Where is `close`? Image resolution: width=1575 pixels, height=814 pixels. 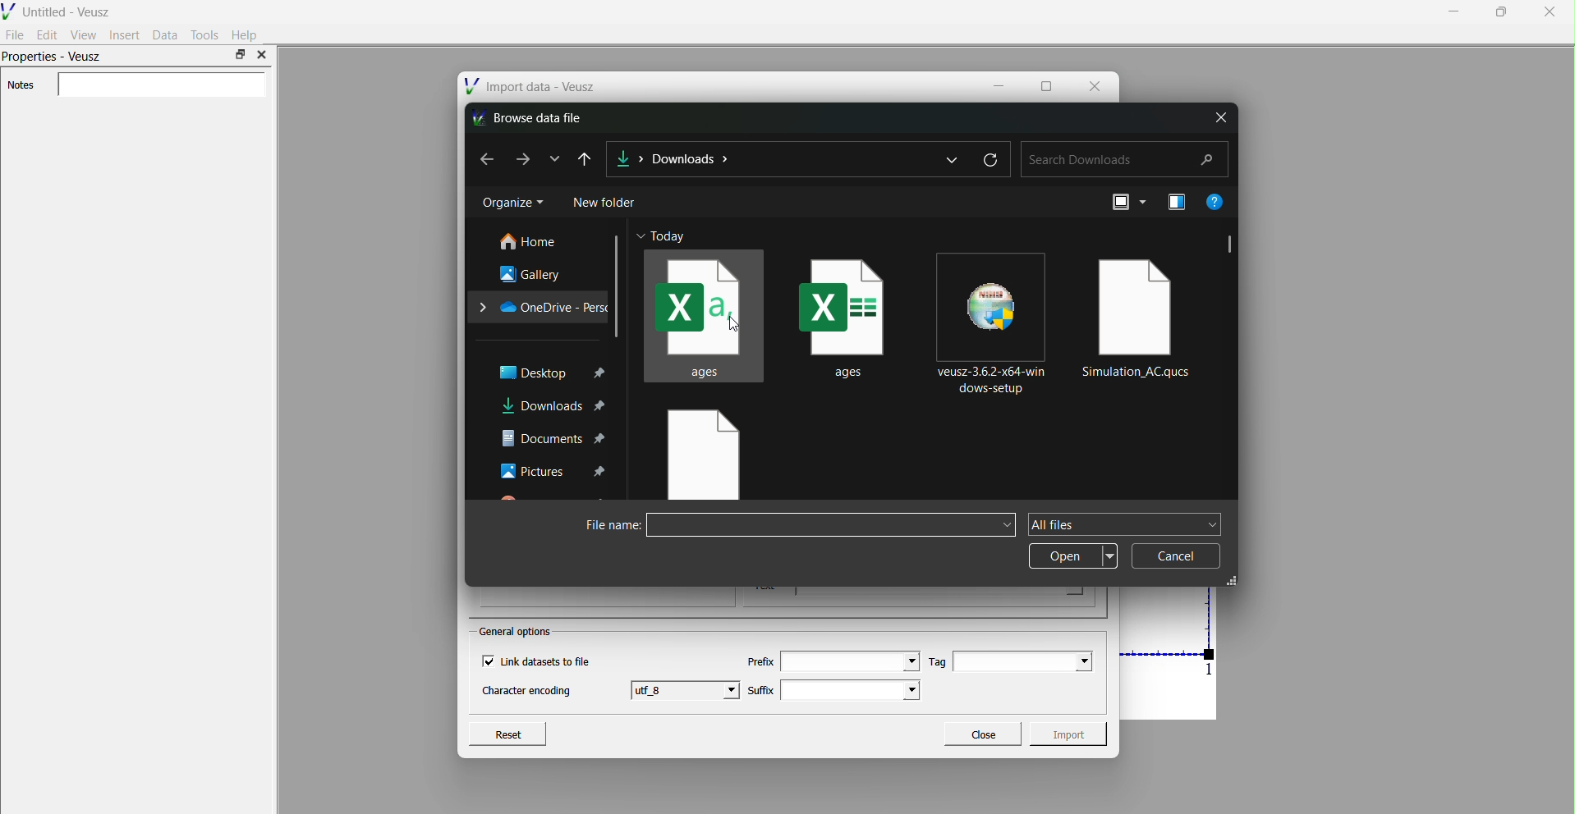
close is located at coordinates (1094, 85).